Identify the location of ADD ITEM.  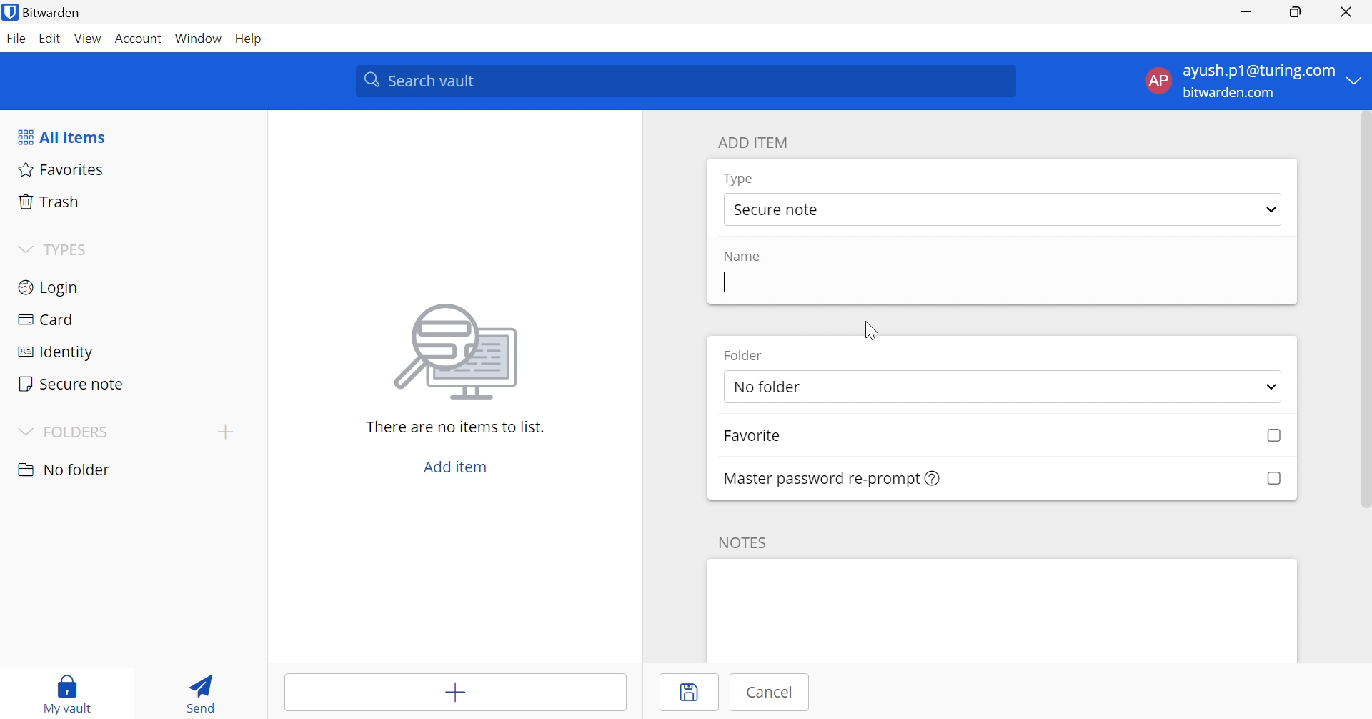
(753, 142).